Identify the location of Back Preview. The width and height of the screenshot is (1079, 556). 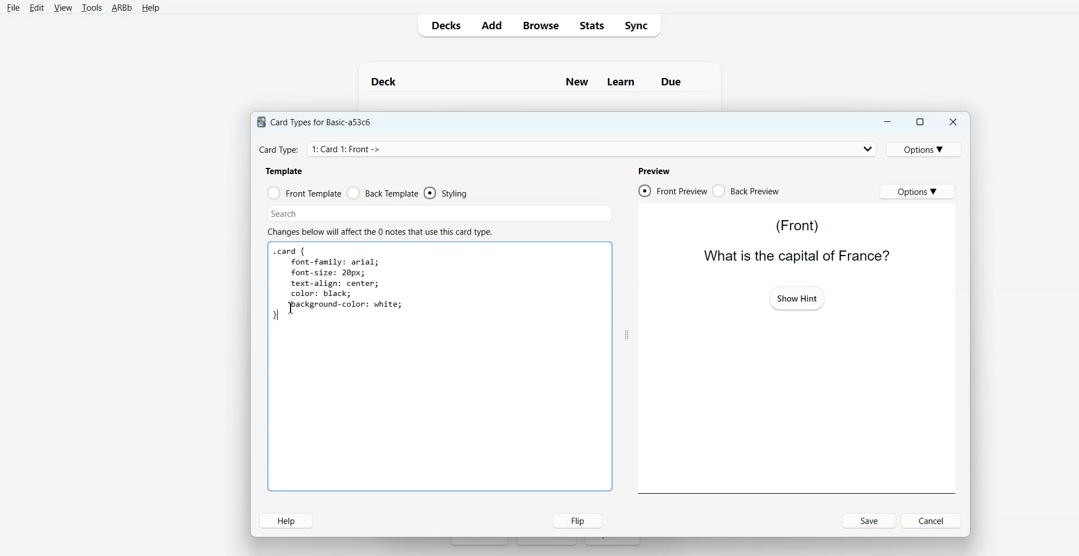
(746, 191).